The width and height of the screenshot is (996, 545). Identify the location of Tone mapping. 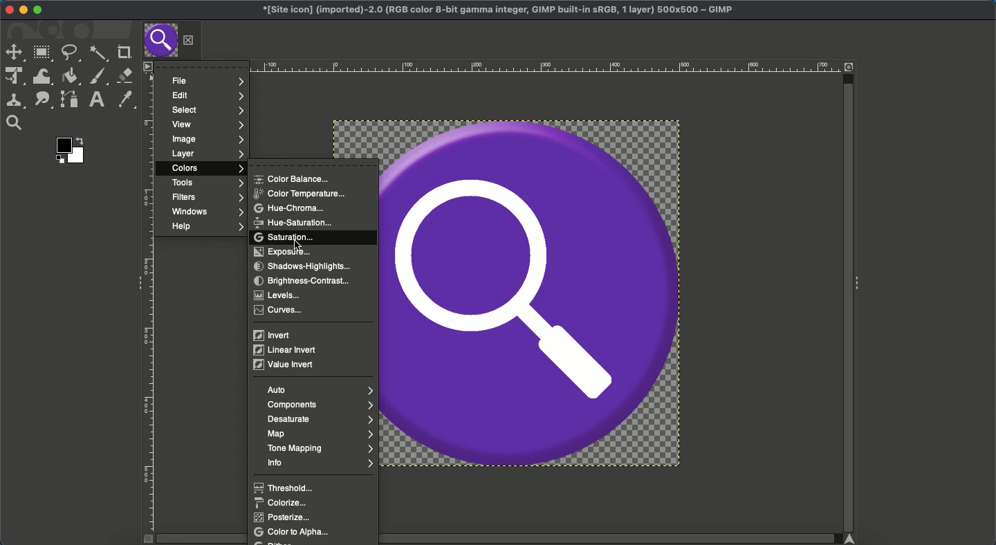
(320, 450).